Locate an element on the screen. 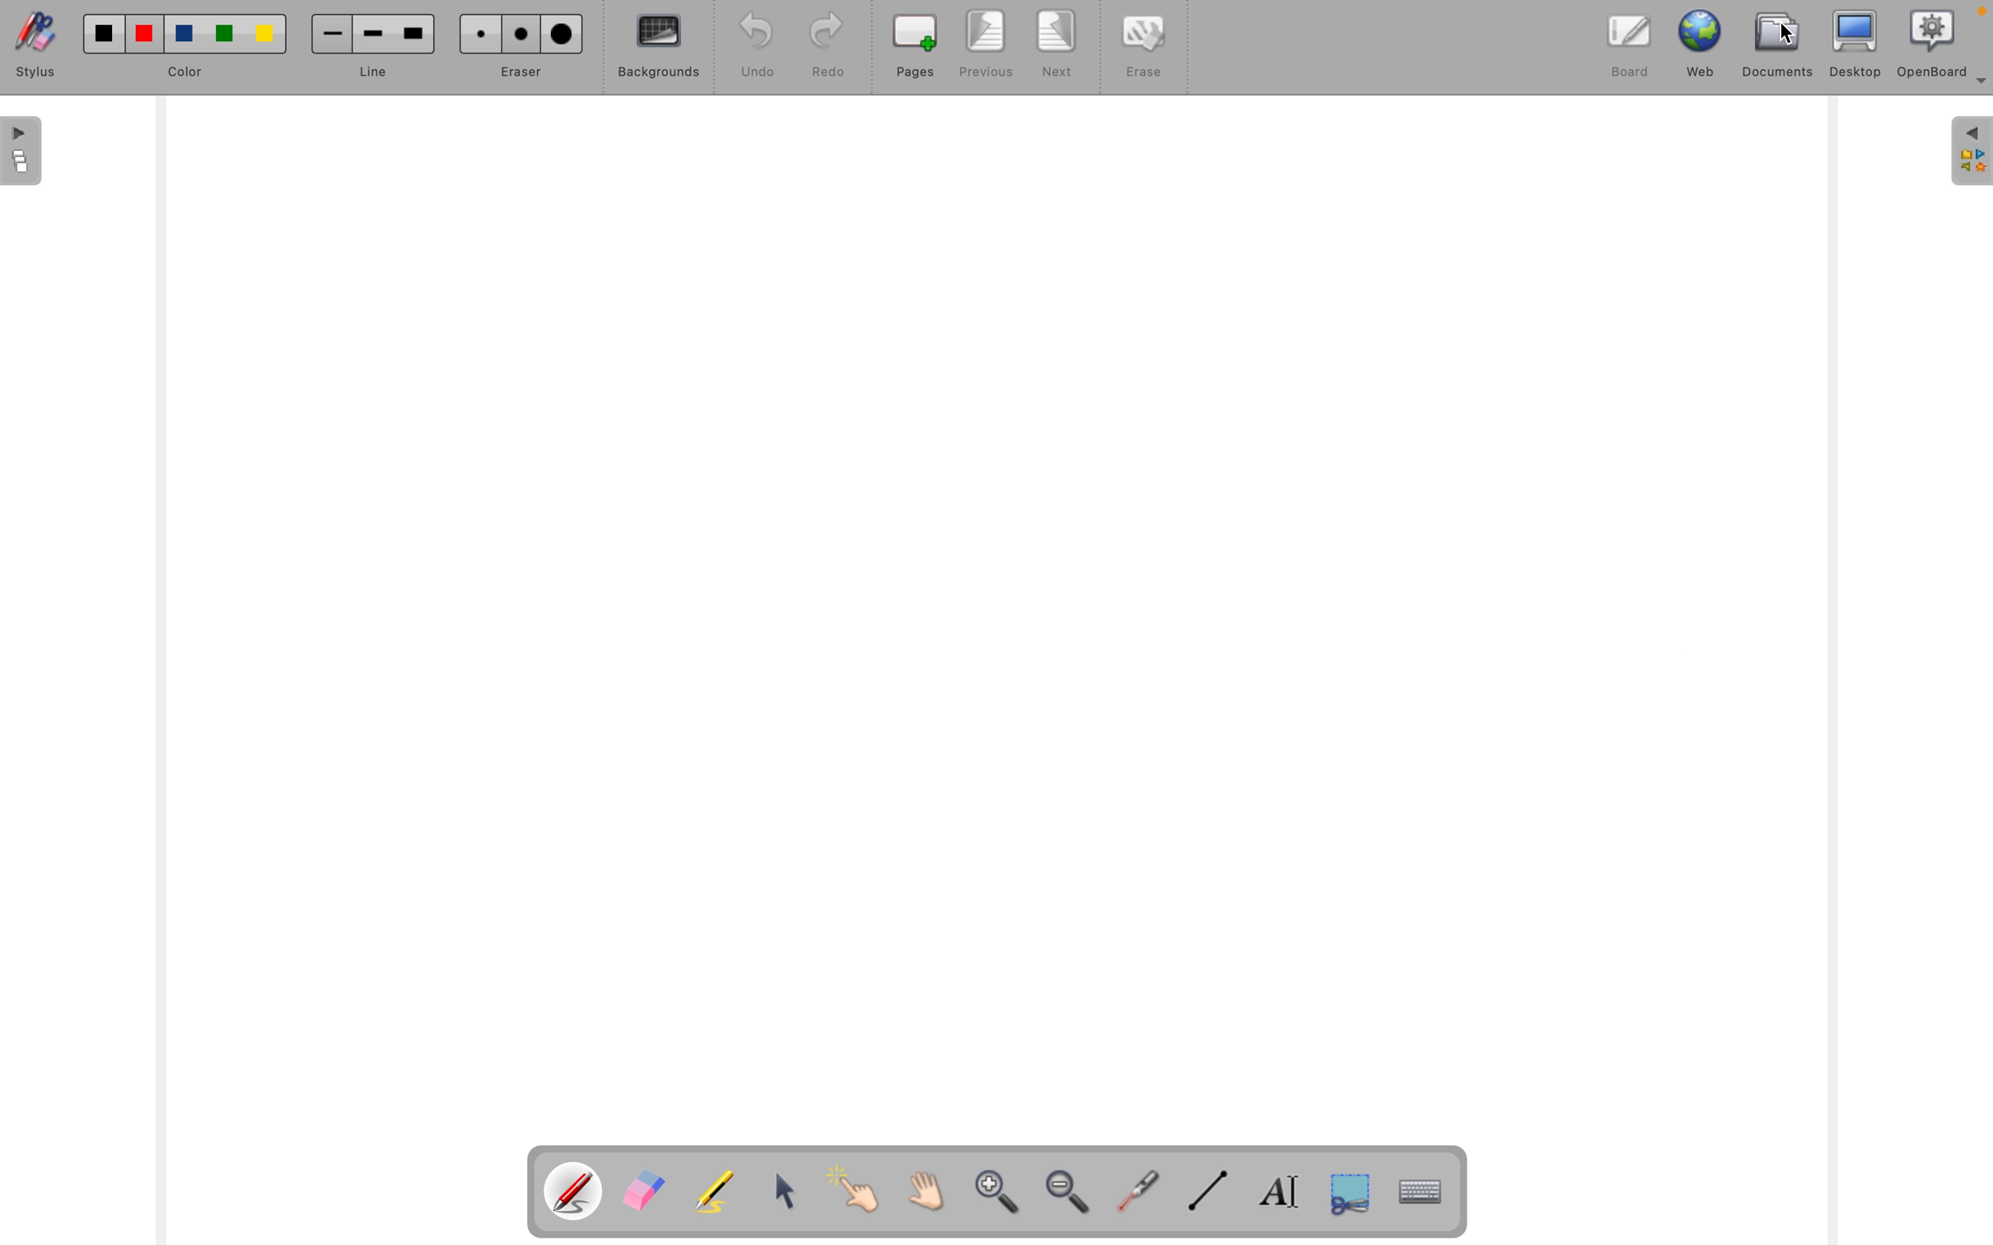  display virtual keyboard is located at coordinates (1435, 1191).